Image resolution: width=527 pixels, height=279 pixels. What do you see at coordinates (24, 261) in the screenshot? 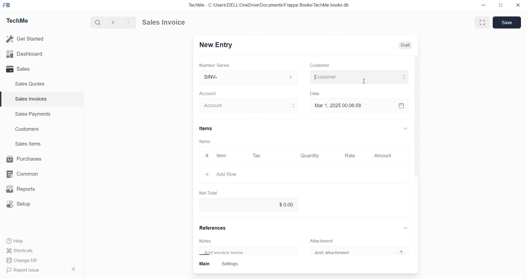
I see `B& Change DB` at bounding box center [24, 261].